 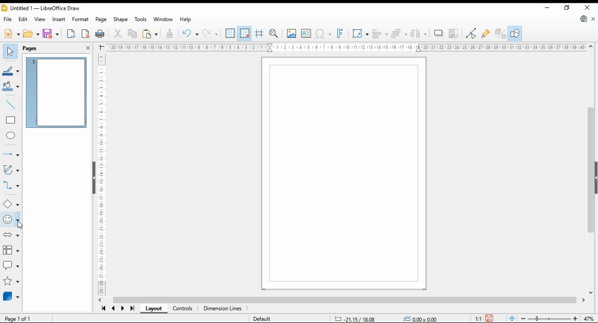 What do you see at coordinates (323, 34) in the screenshot?
I see `insert special symbol` at bounding box center [323, 34].